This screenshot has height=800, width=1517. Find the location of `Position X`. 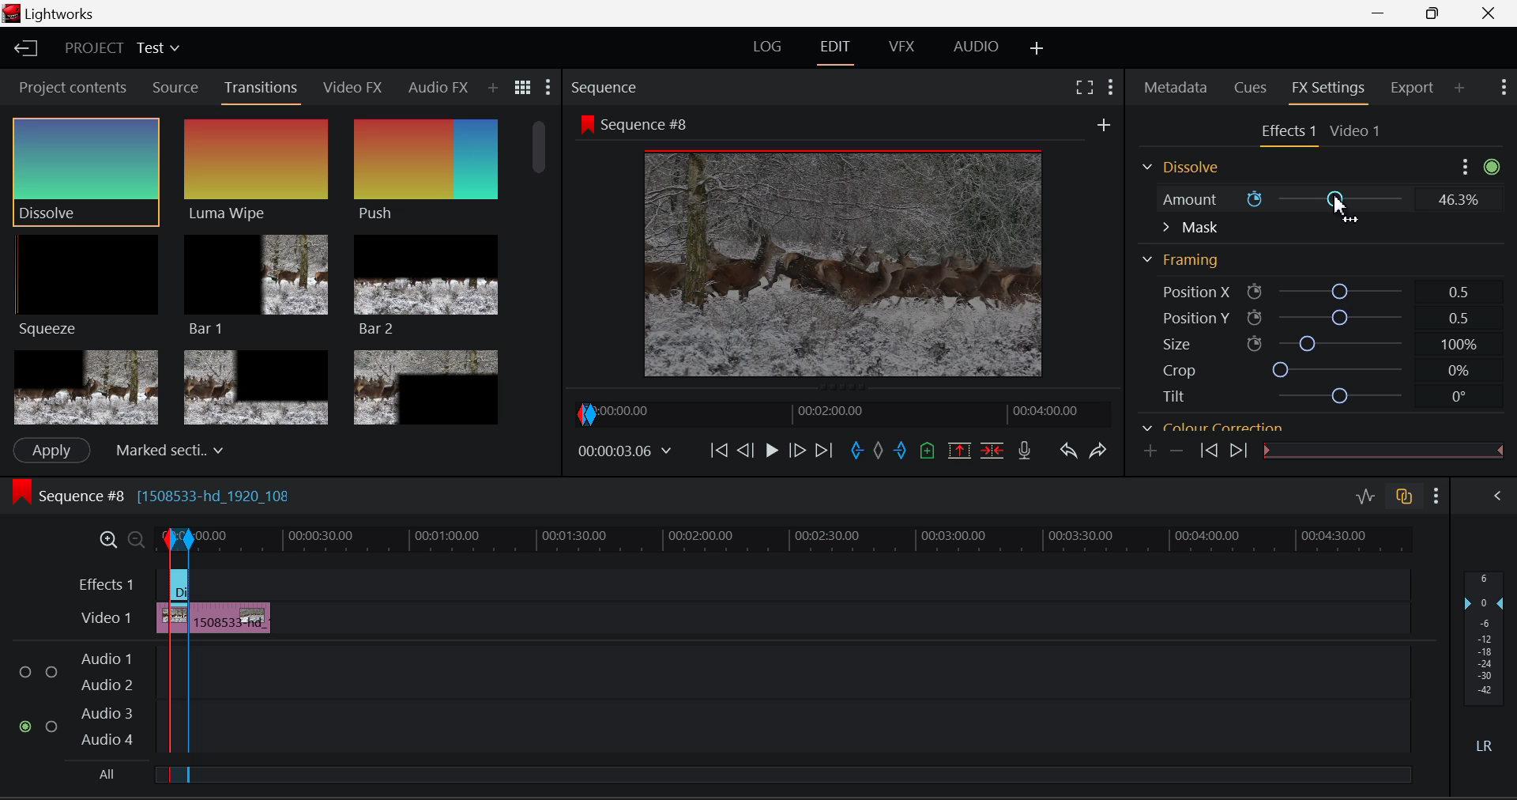

Position X is located at coordinates (1313, 289).